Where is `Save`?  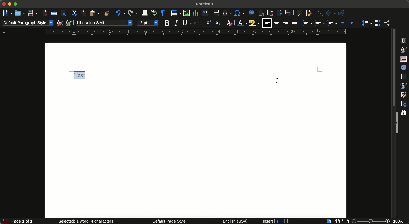 Save is located at coordinates (4, 221).